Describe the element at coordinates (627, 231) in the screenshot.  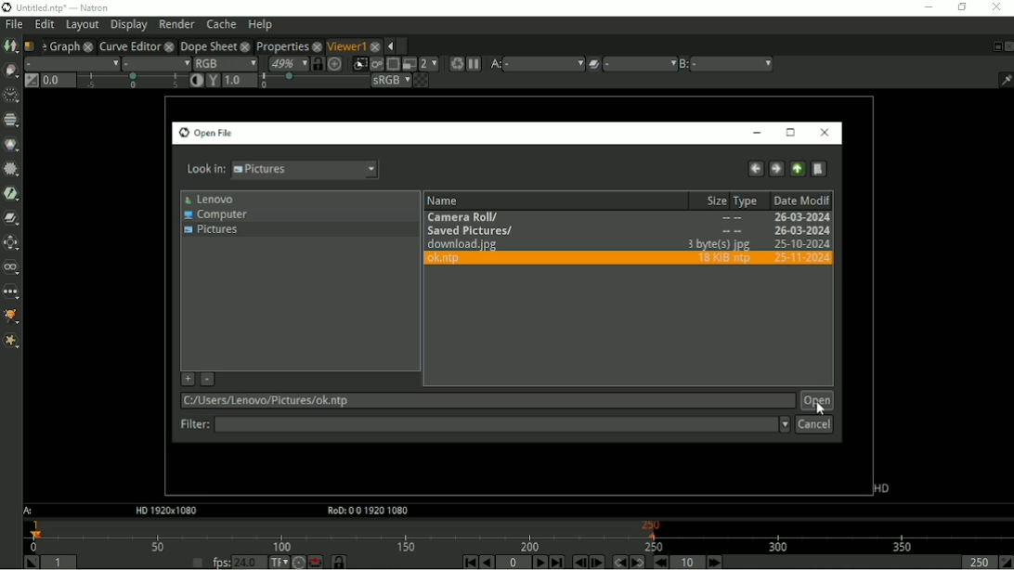
I see `Saved Pictures/` at that location.